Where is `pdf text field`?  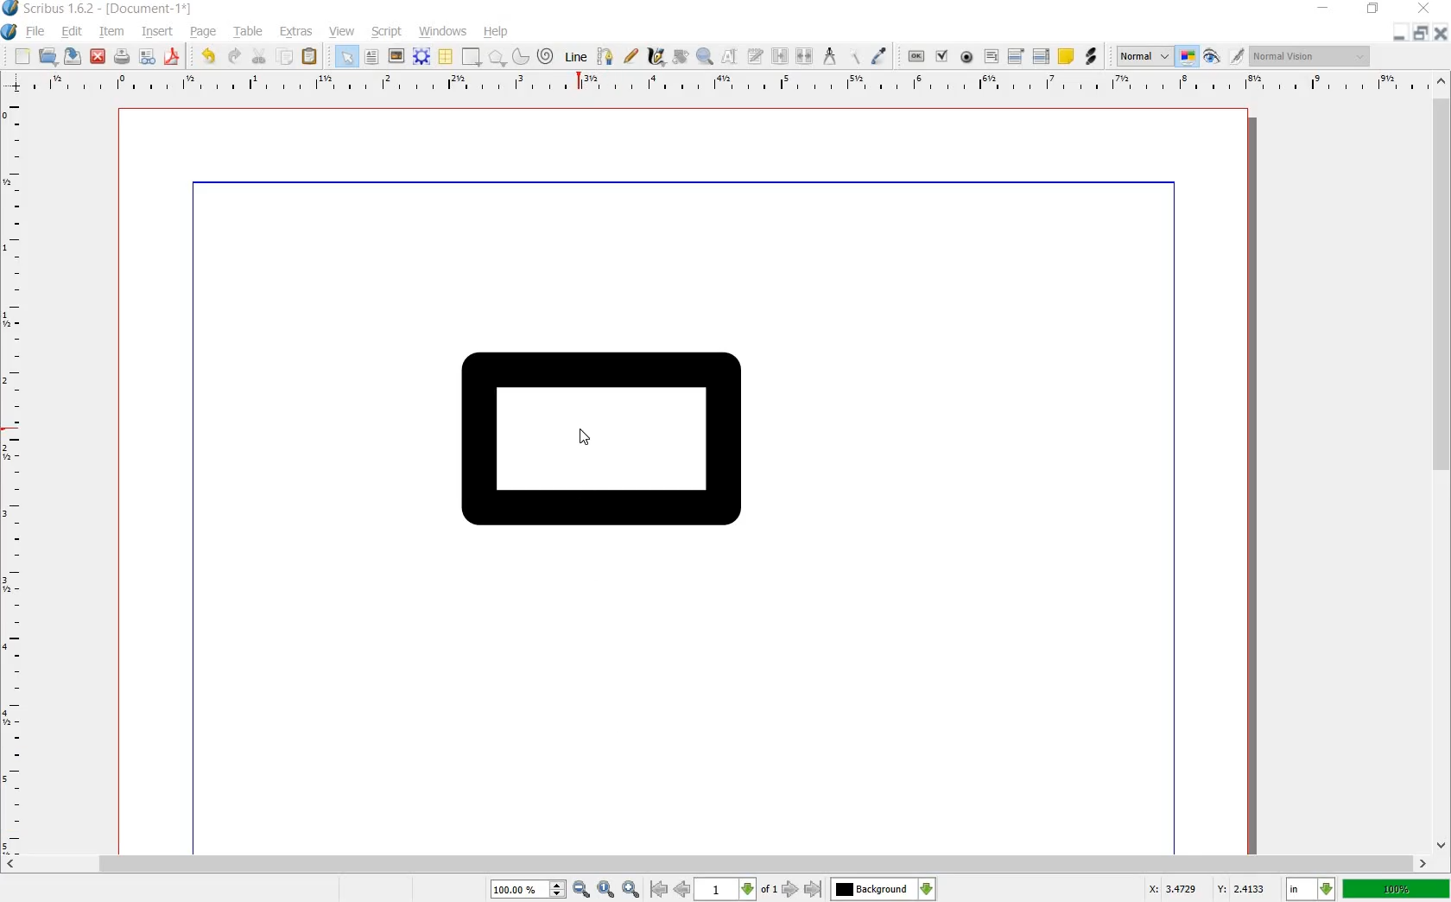 pdf text field is located at coordinates (992, 57).